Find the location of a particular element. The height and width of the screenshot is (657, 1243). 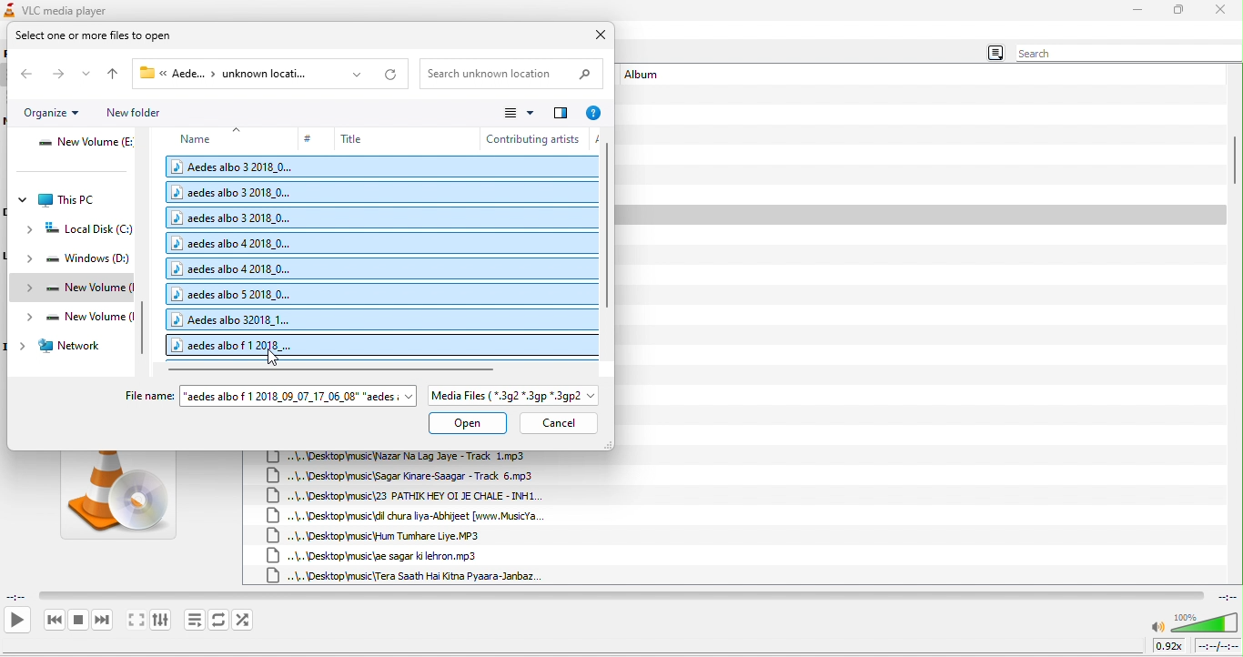

maximize is located at coordinates (1179, 11).